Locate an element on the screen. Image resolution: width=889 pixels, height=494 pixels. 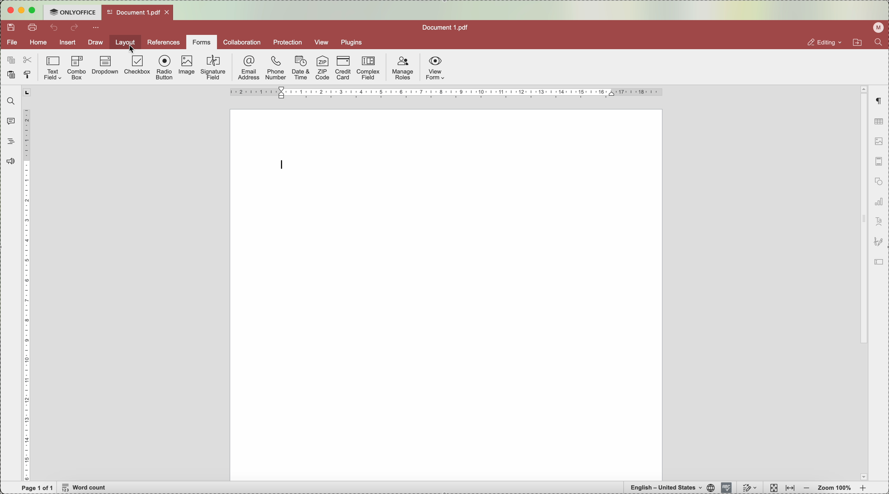
workspace is located at coordinates (447, 294).